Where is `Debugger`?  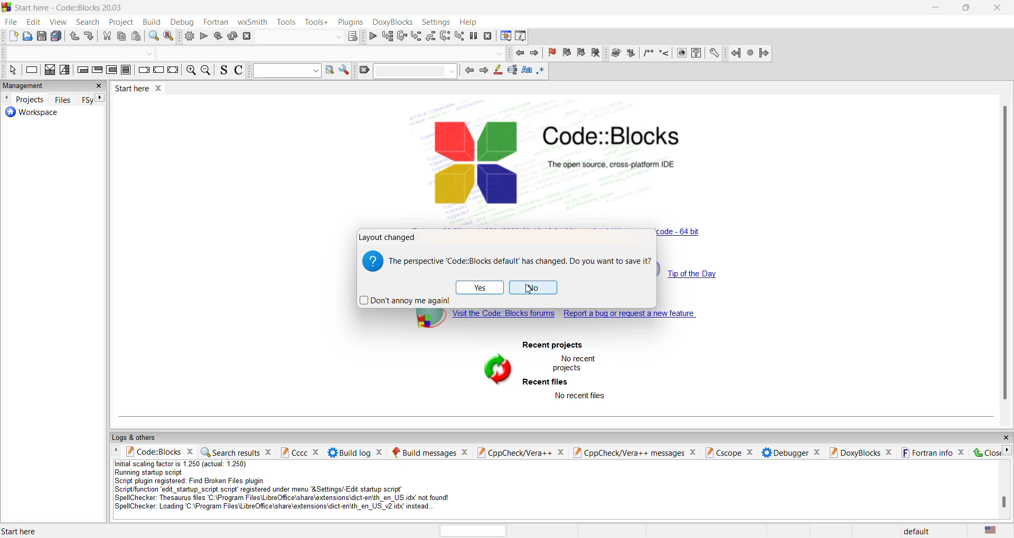 Debugger is located at coordinates (791, 453).